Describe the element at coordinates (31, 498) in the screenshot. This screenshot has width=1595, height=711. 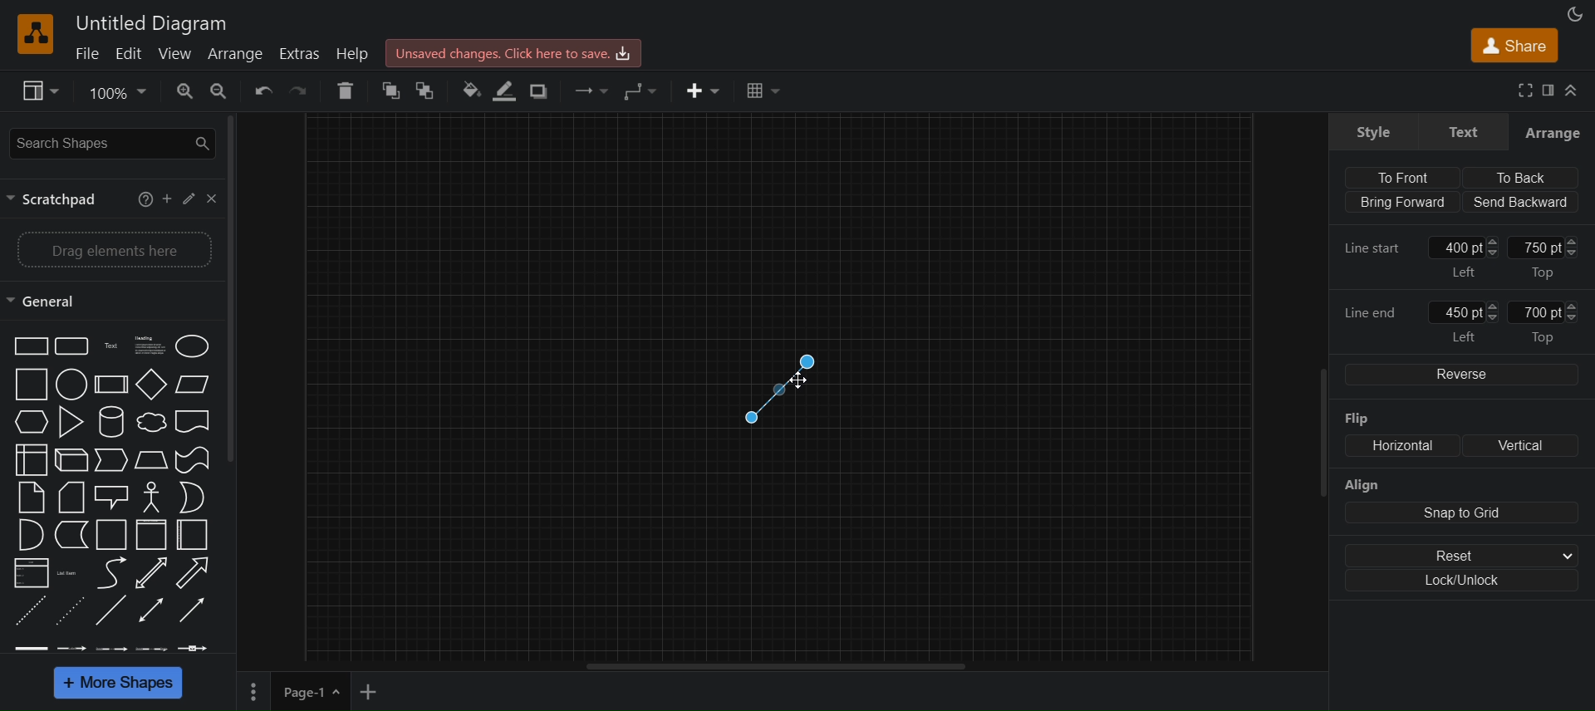
I see `Note` at that location.